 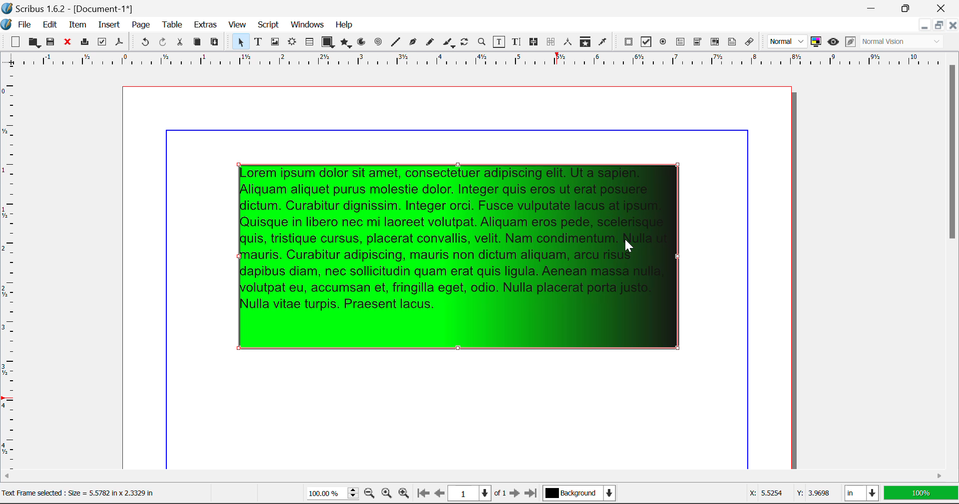 I want to click on Zoom, so click(x=482, y=41).